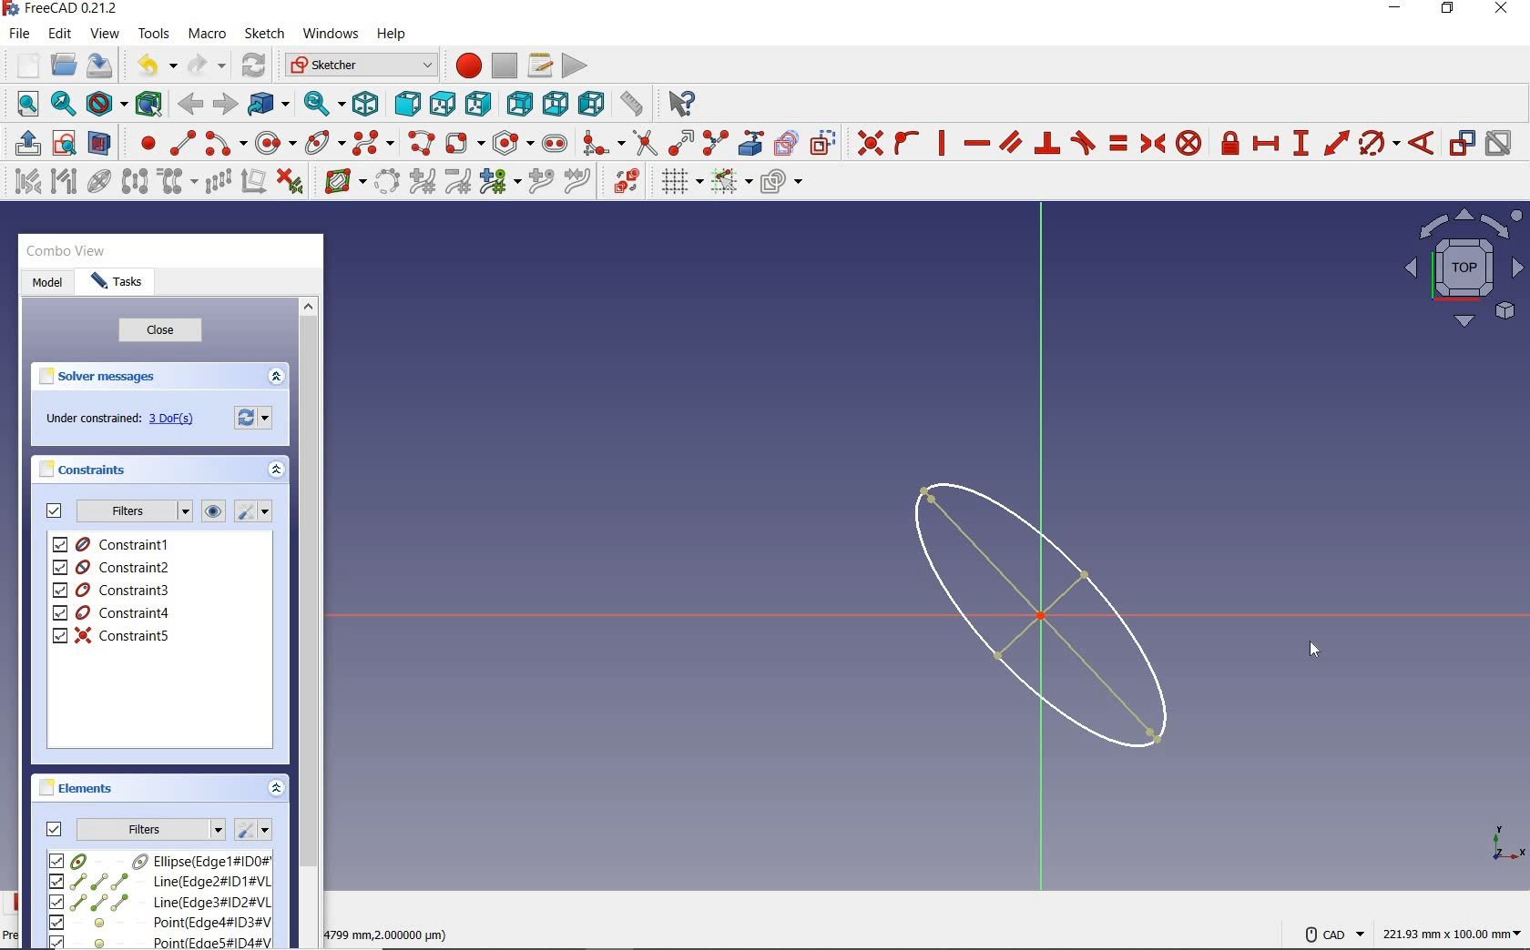 Image resolution: width=1530 pixels, height=950 pixels. What do you see at coordinates (542, 182) in the screenshot?
I see `insert knot` at bounding box center [542, 182].